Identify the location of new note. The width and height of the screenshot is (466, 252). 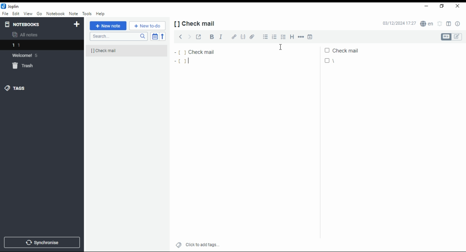
(108, 26).